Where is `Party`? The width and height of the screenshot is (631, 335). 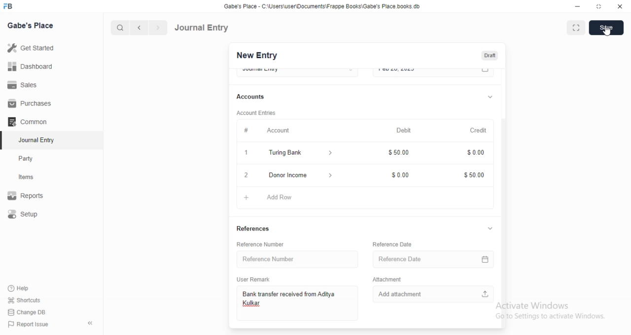
Party is located at coordinates (33, 159).